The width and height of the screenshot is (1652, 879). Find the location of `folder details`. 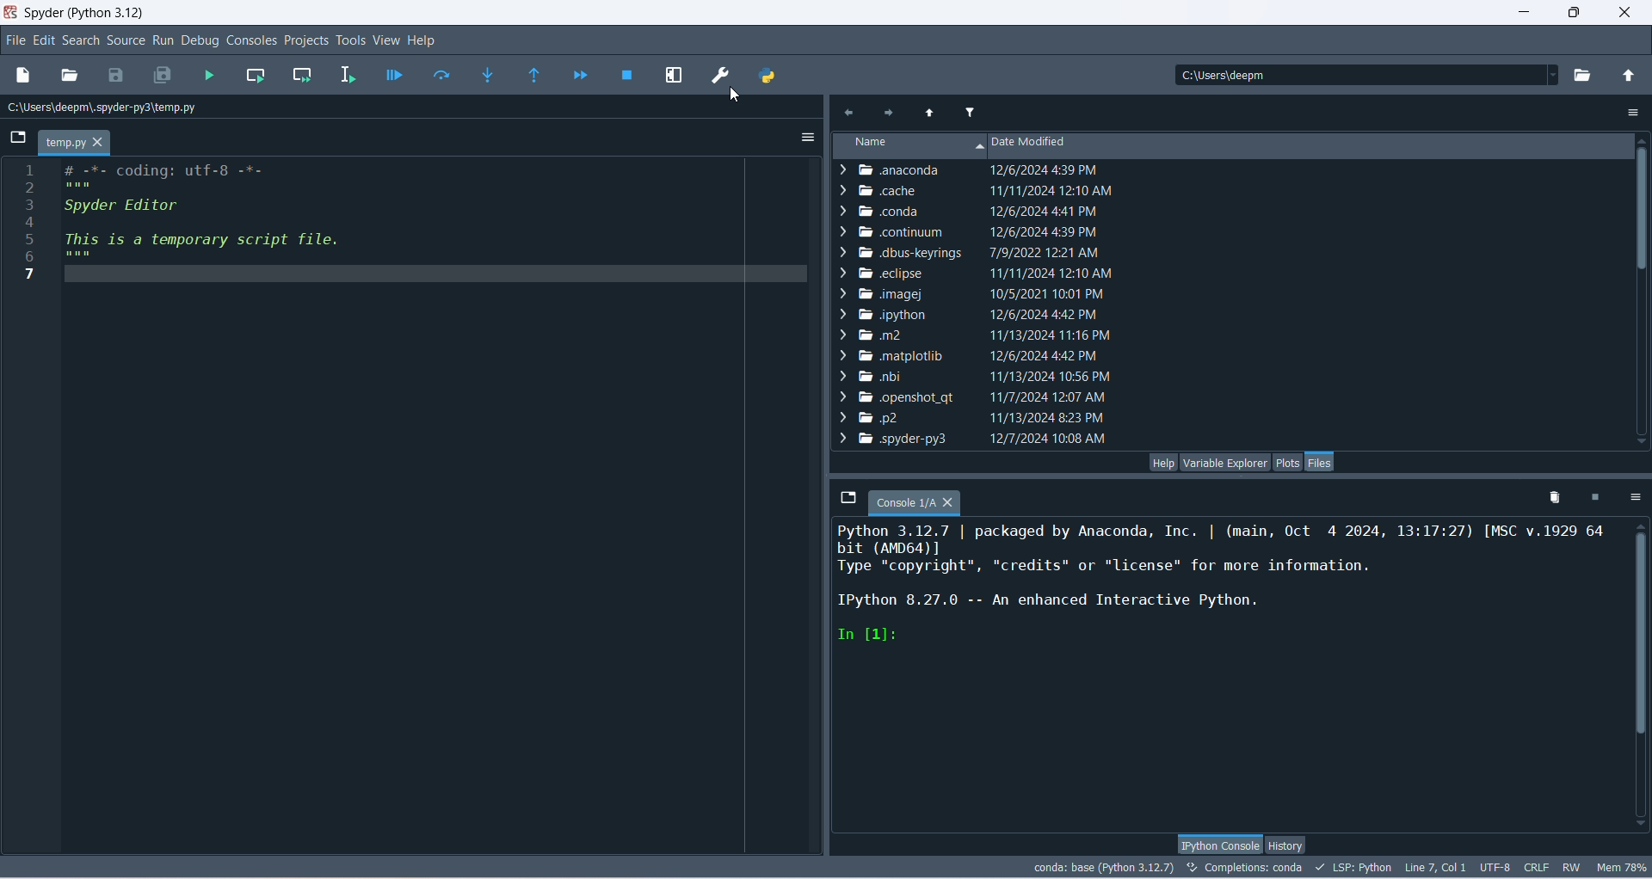

folder details is located at coordinates (975, 292).